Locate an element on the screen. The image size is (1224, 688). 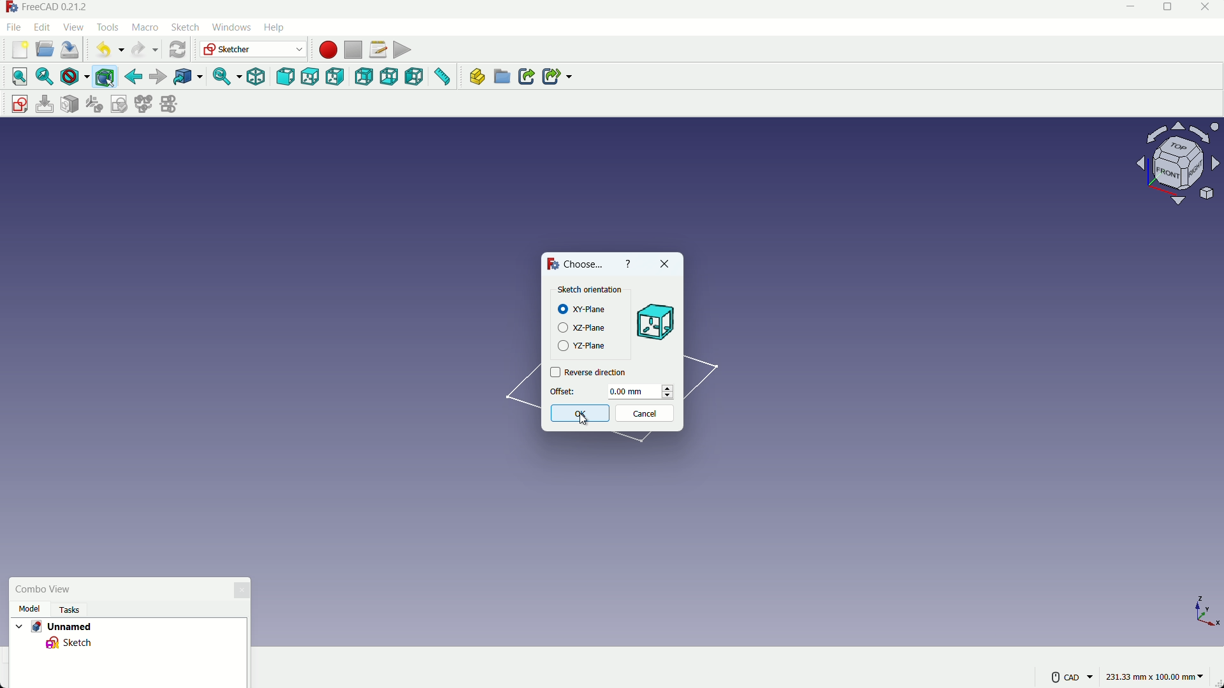
minimize is located at coordinates (1128, 10).